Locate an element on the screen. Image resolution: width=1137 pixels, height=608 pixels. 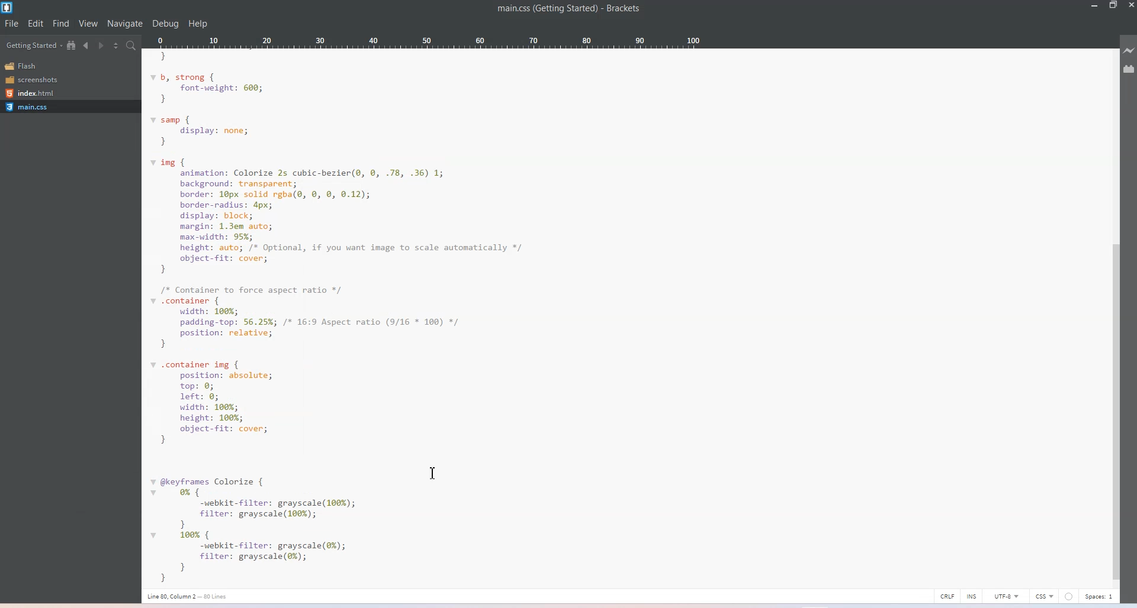
File is located at coordinates (11, 23).